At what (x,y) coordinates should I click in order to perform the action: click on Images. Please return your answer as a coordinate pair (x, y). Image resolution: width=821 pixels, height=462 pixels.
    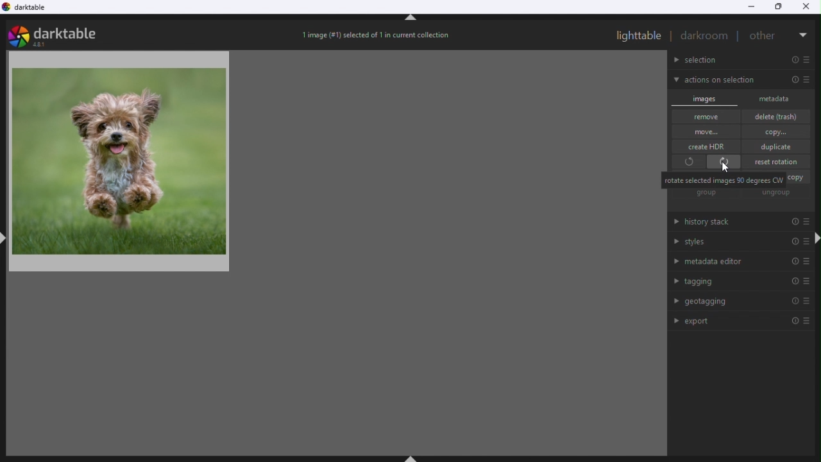
    Looking at the image, I should click on (706, 98).